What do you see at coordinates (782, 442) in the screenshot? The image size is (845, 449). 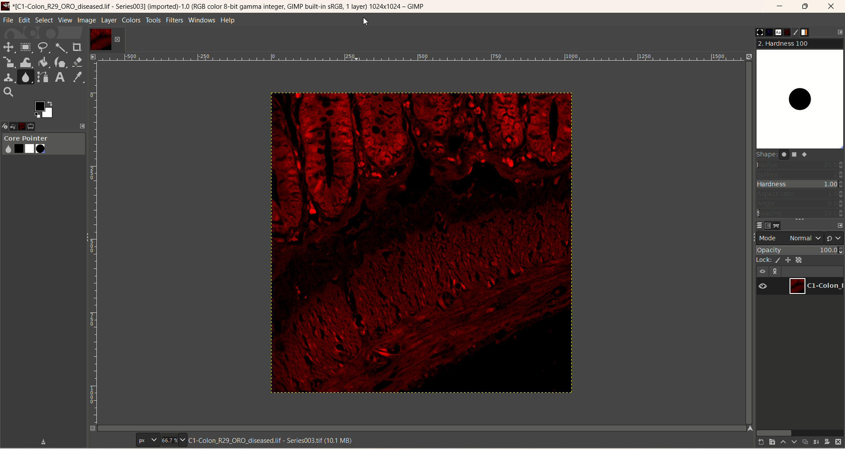 I see `raise this layer one step` at bounding box center [782, 442].